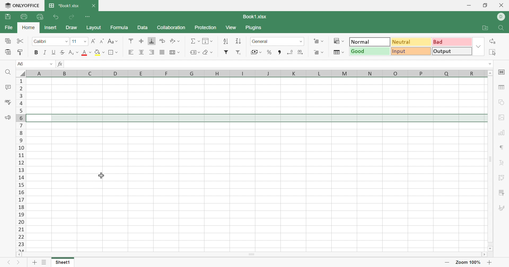 Image resolution: width=509 pixels, height=267 pixels. I want to click on Underline, so click(54, 52).